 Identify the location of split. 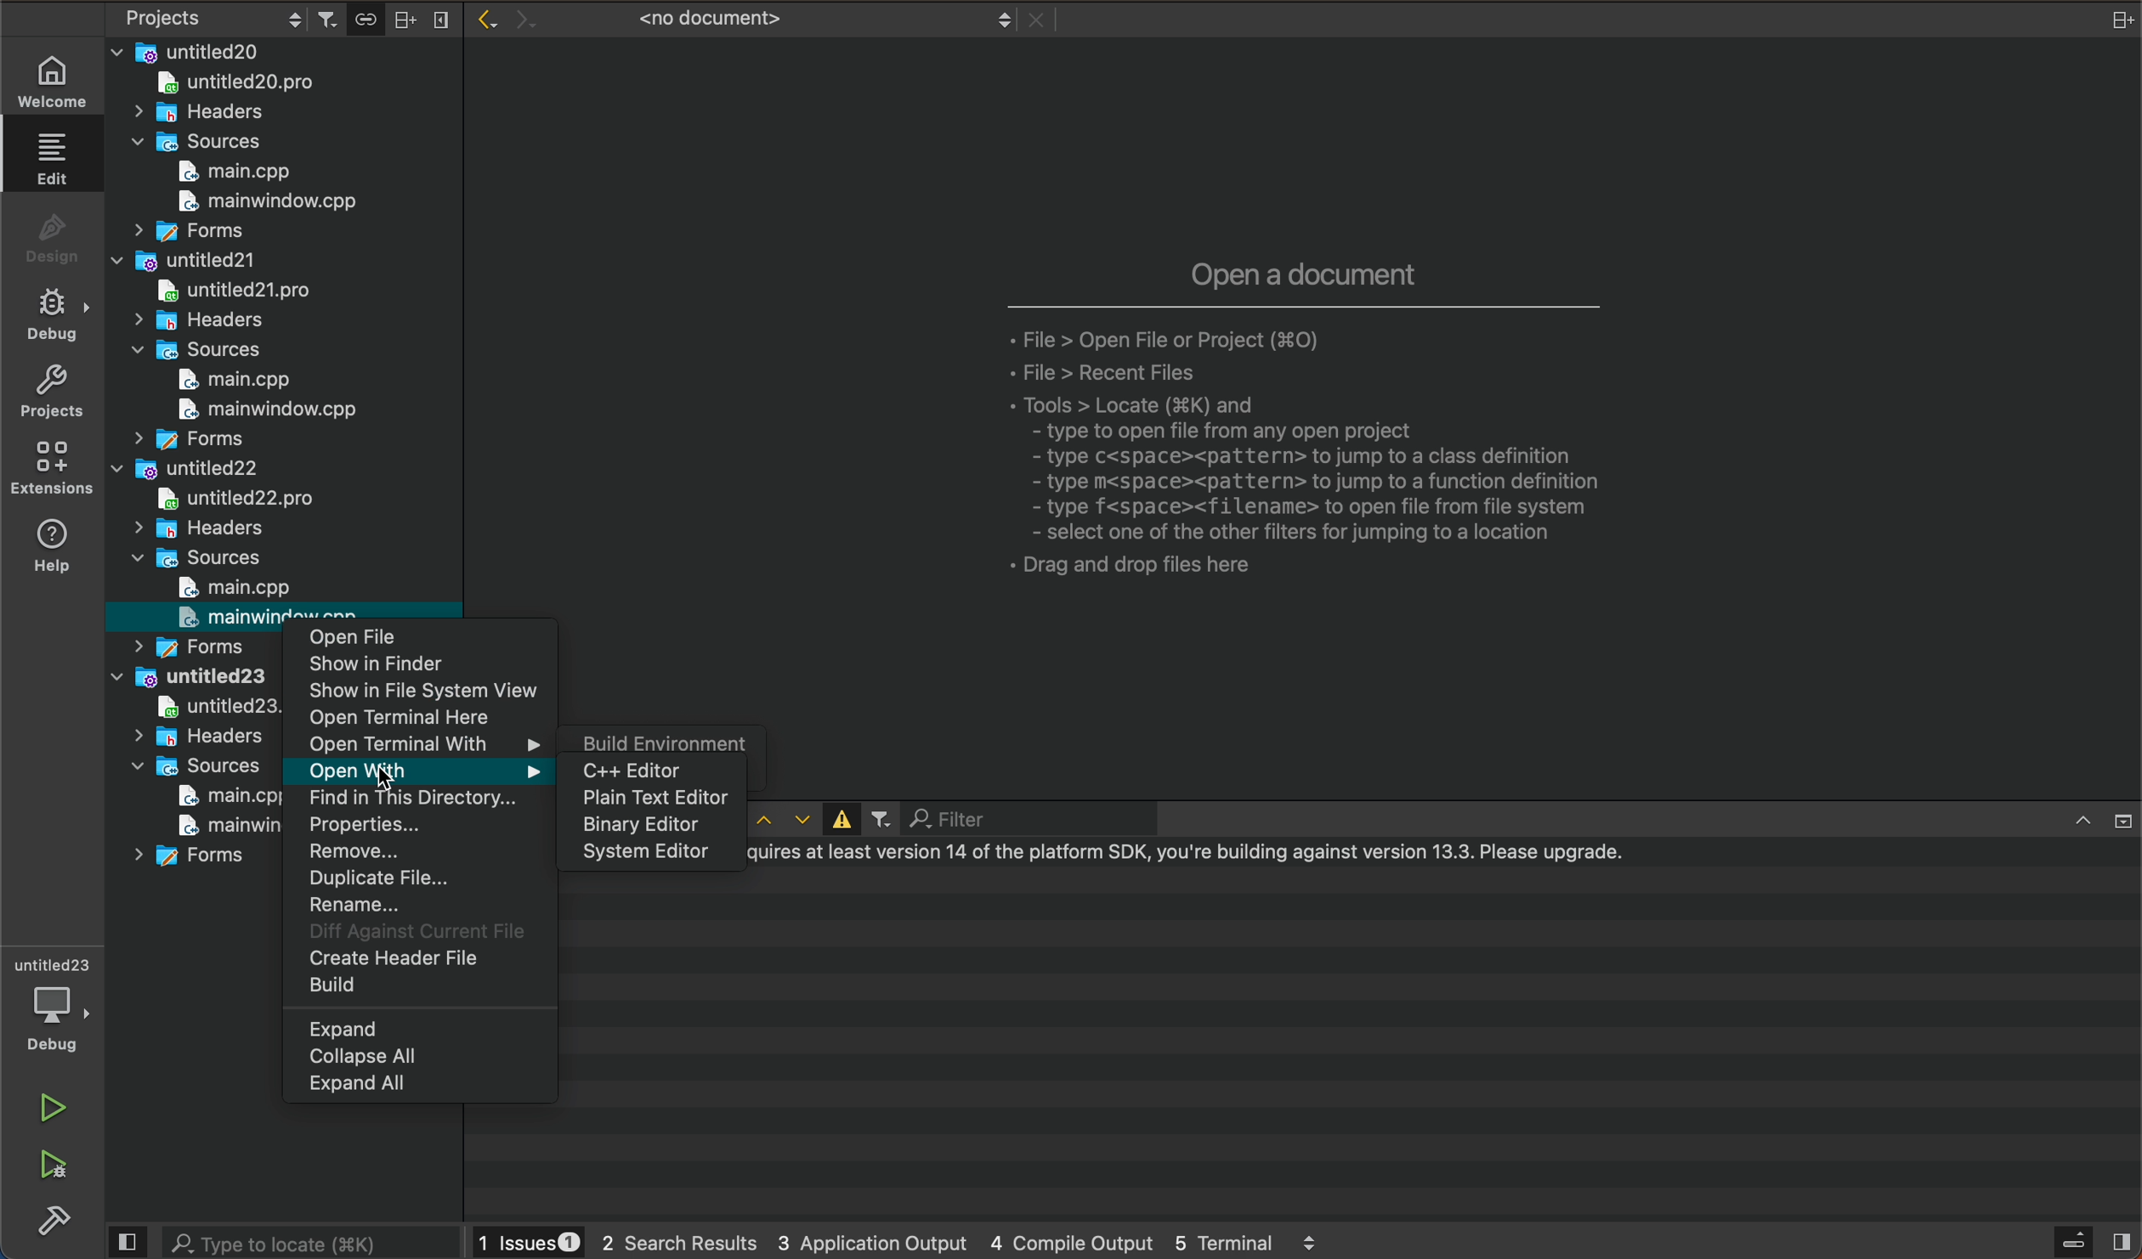
(2115, 20).